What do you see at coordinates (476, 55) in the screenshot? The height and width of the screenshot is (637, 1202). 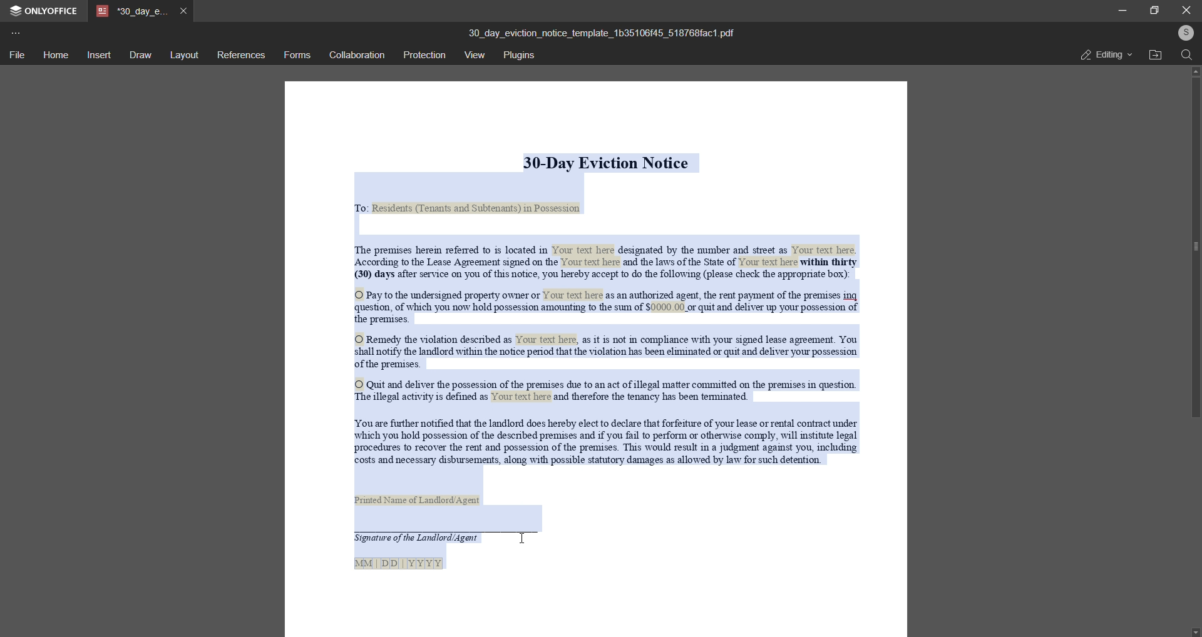 I see `view` at bounding box center [476, 55].